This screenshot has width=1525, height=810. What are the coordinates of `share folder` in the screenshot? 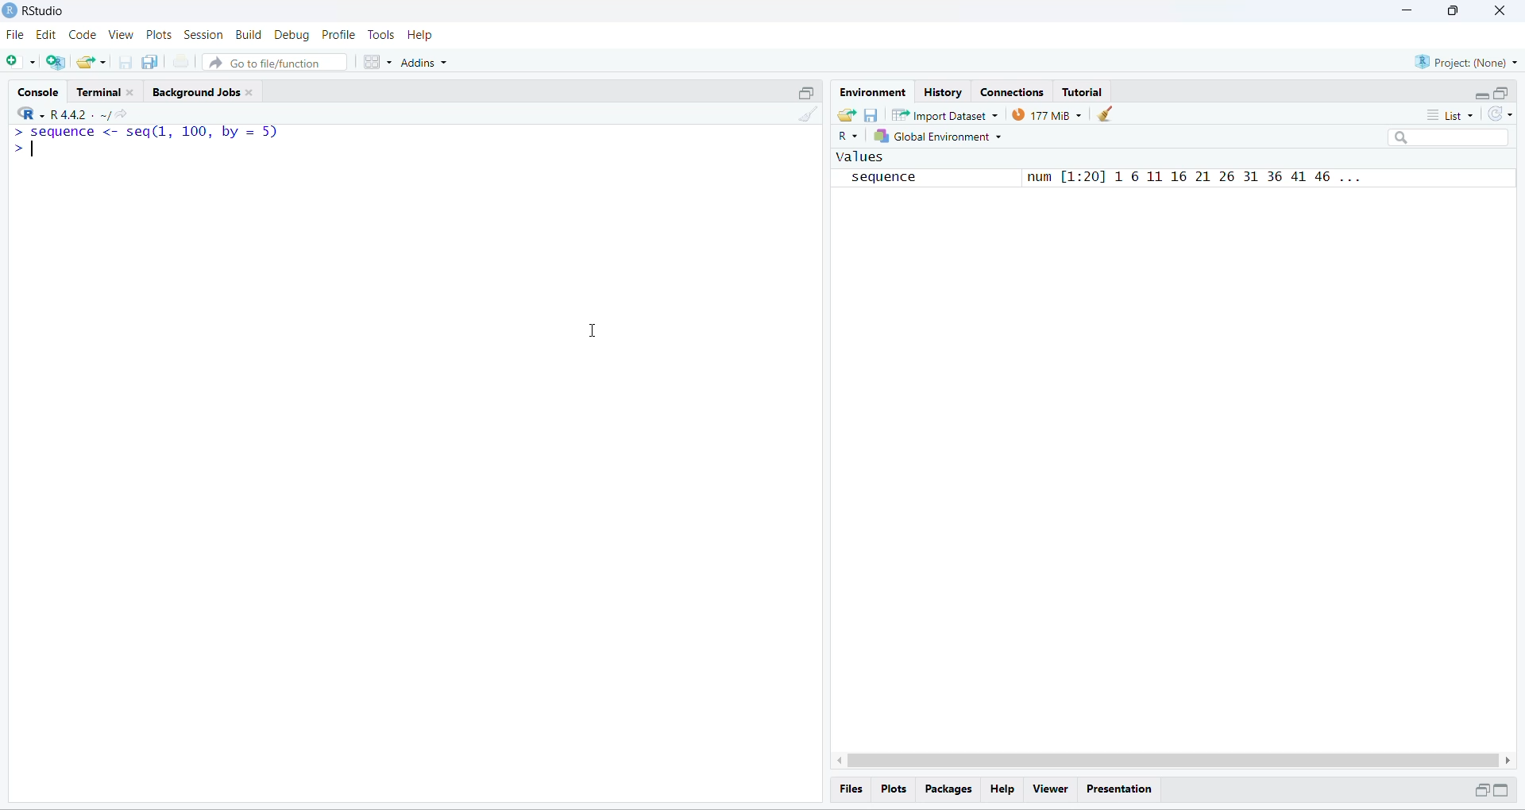 It's located at (847, 116).